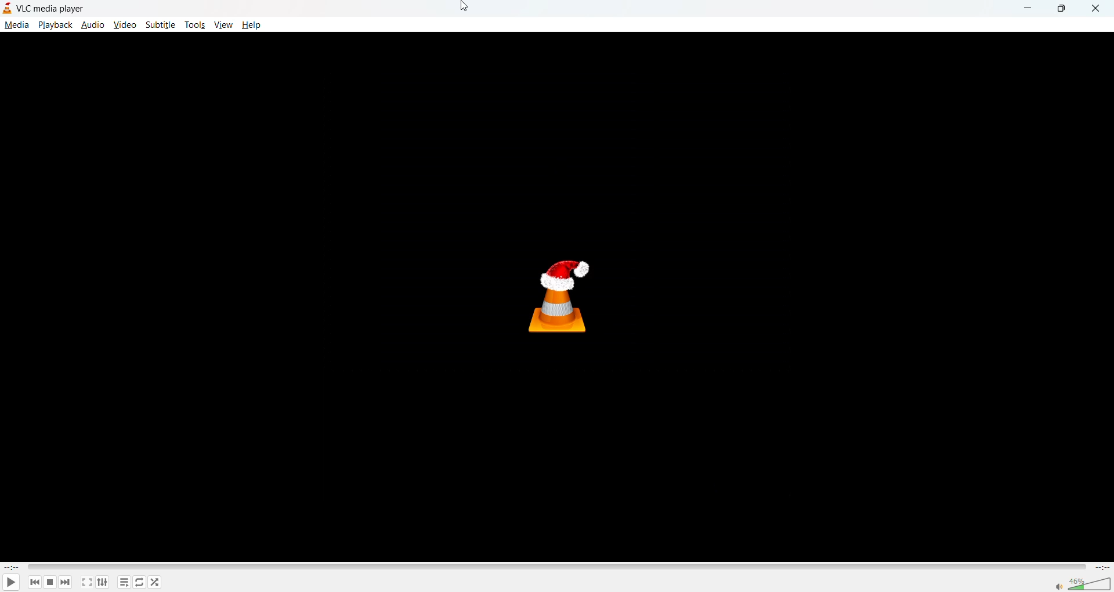  What do you see at coordinates (462, 10) in the screenshot?
I see `cursor` at bounding box center [462, 10].